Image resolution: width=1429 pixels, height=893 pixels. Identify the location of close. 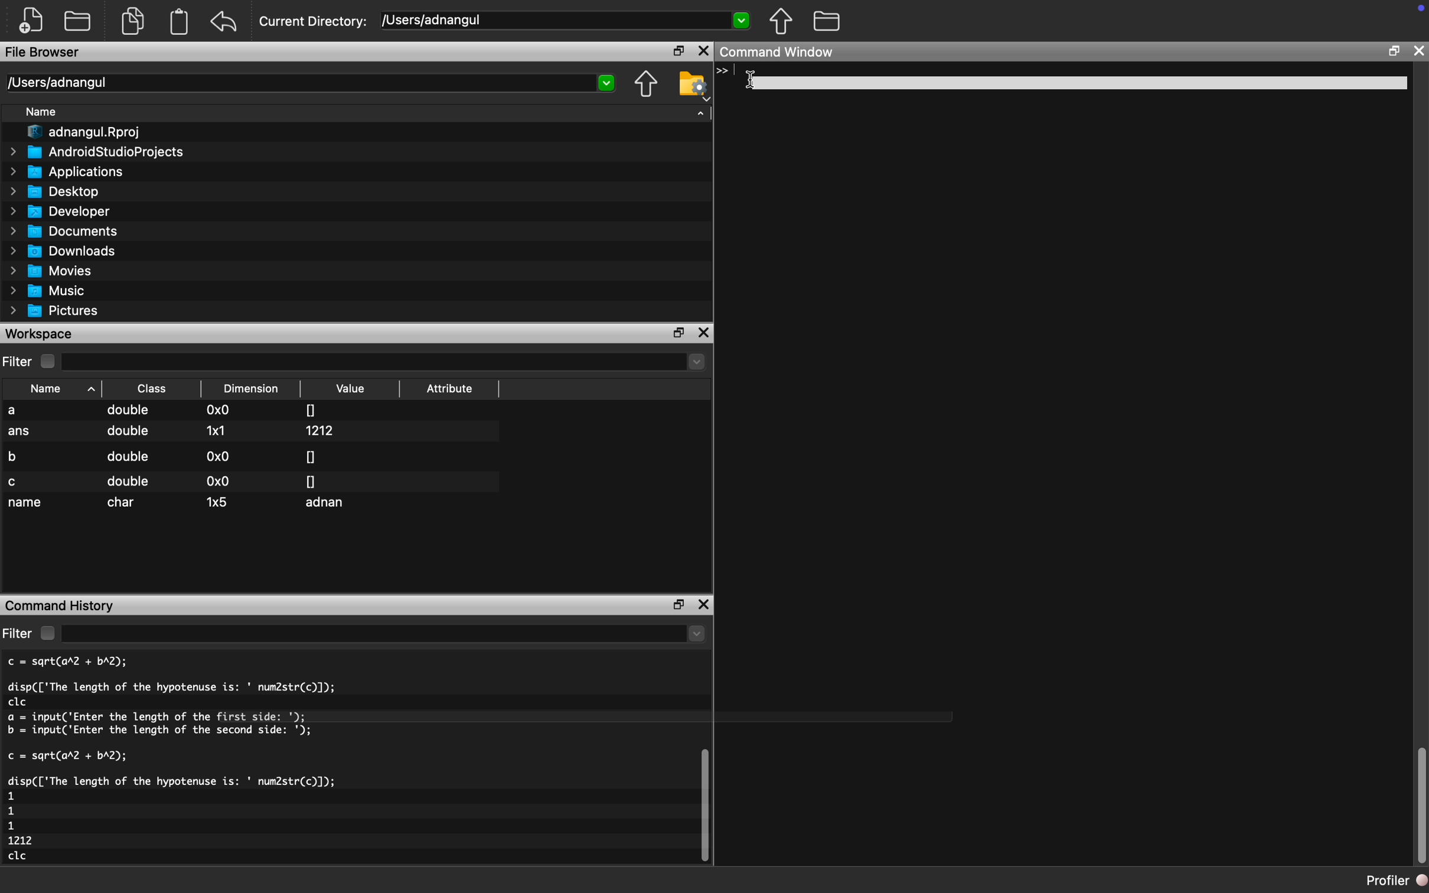
(703, 51).